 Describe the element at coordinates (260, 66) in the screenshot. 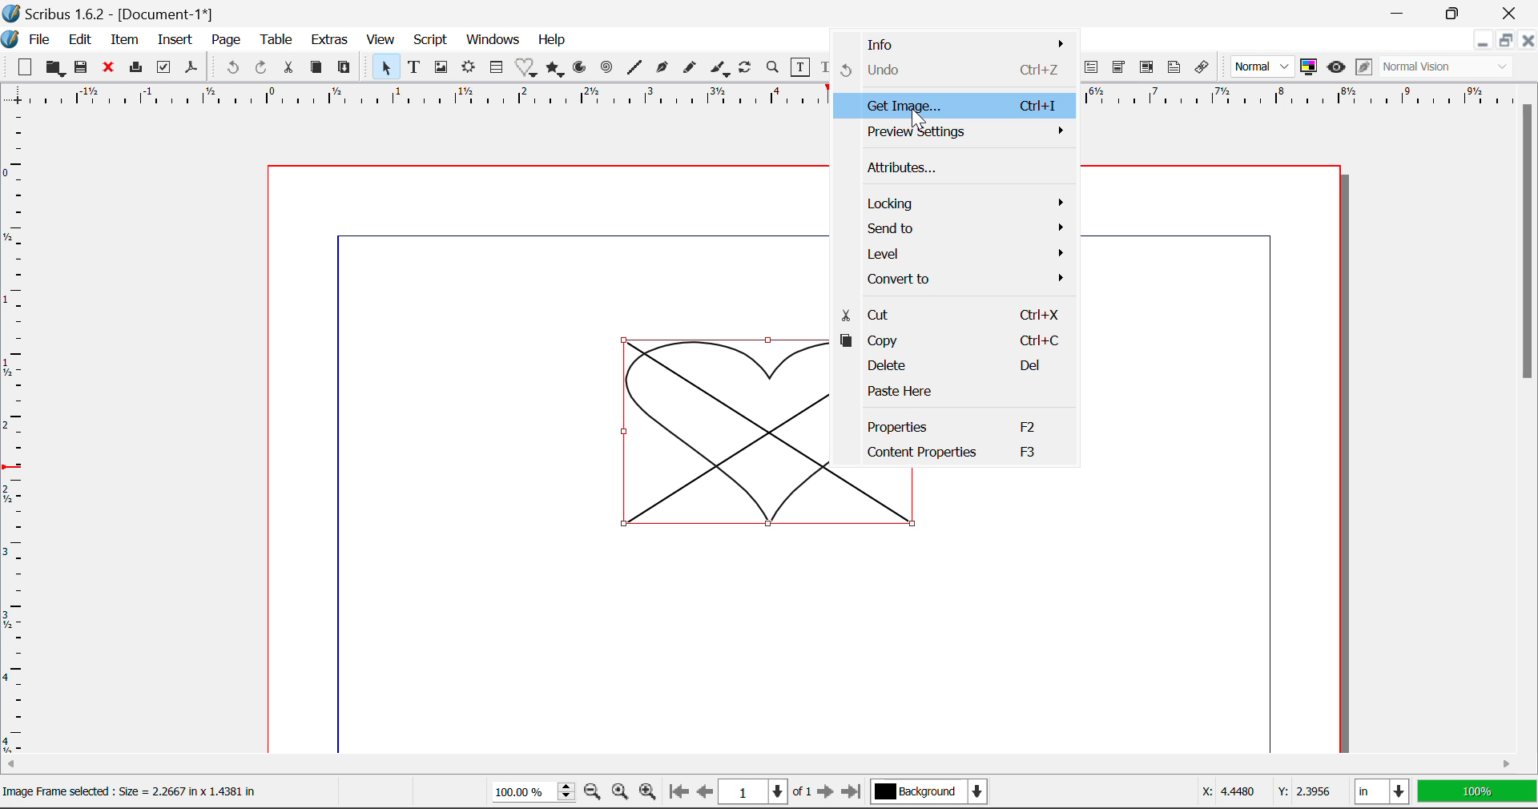

I see `Redo` at that location.